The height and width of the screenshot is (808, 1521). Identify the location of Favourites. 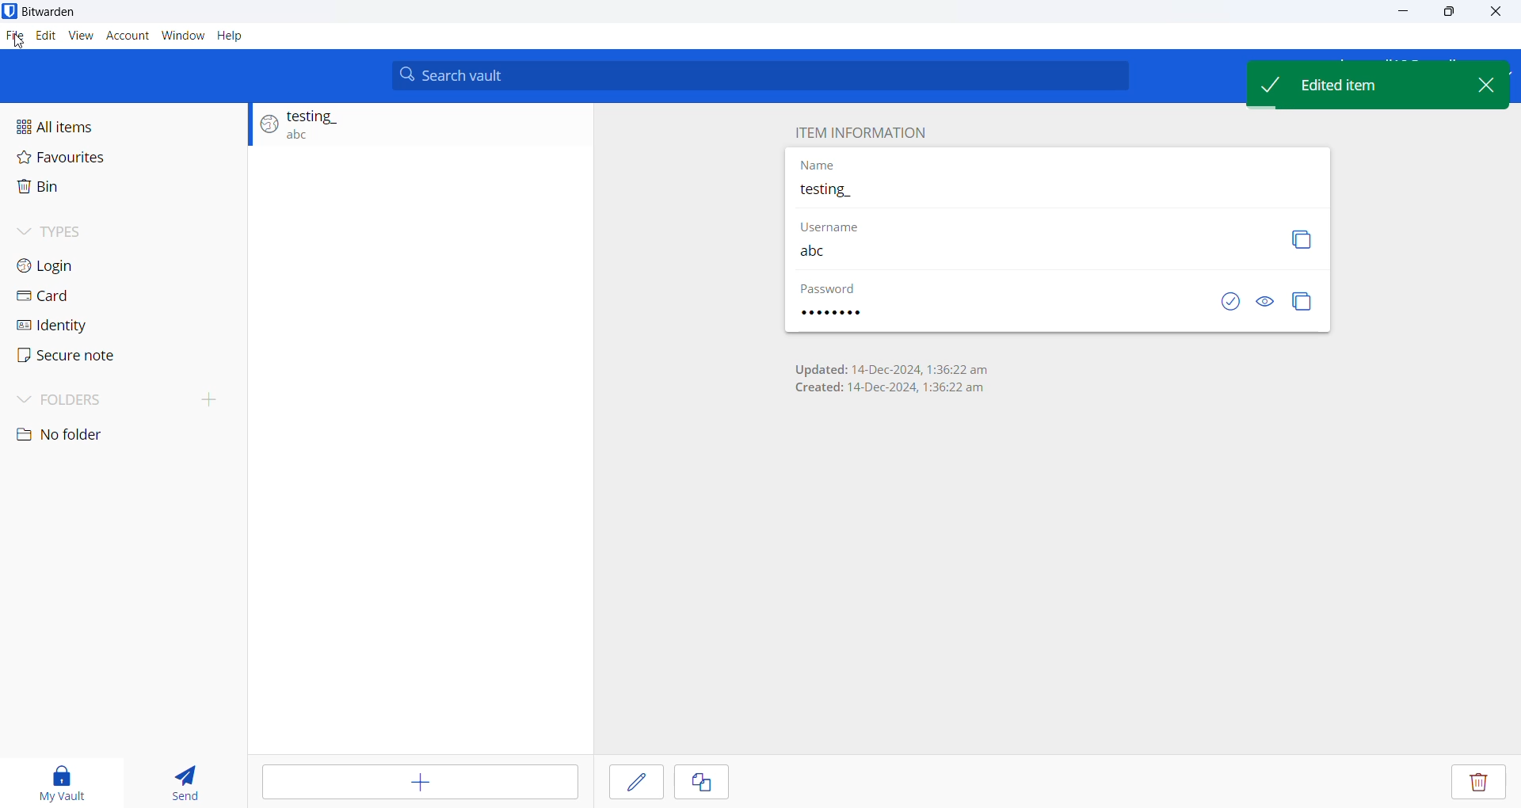
(122, 156).